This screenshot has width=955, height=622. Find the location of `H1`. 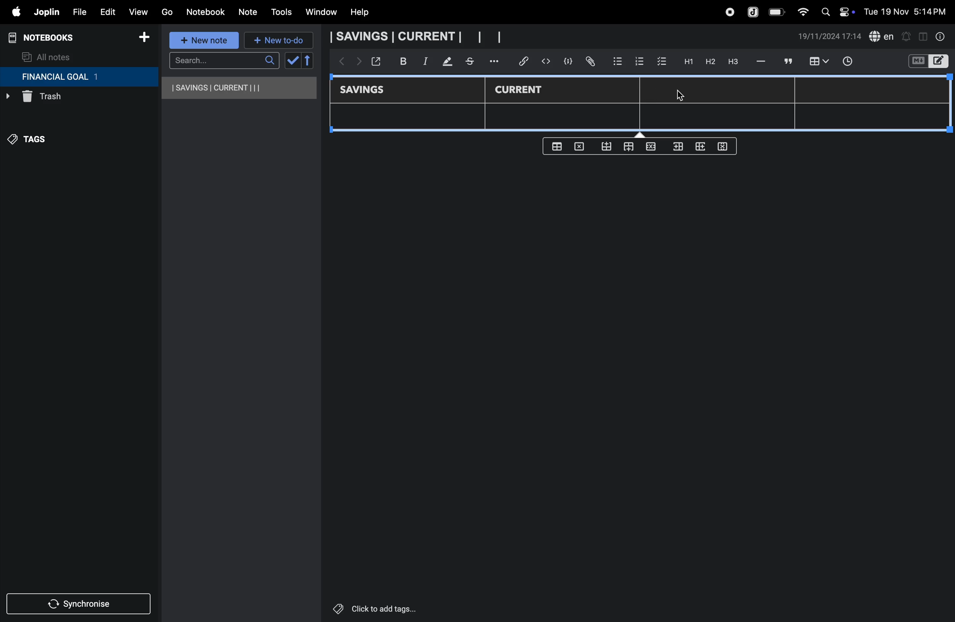

H1 is located at coordinates (687, 62).